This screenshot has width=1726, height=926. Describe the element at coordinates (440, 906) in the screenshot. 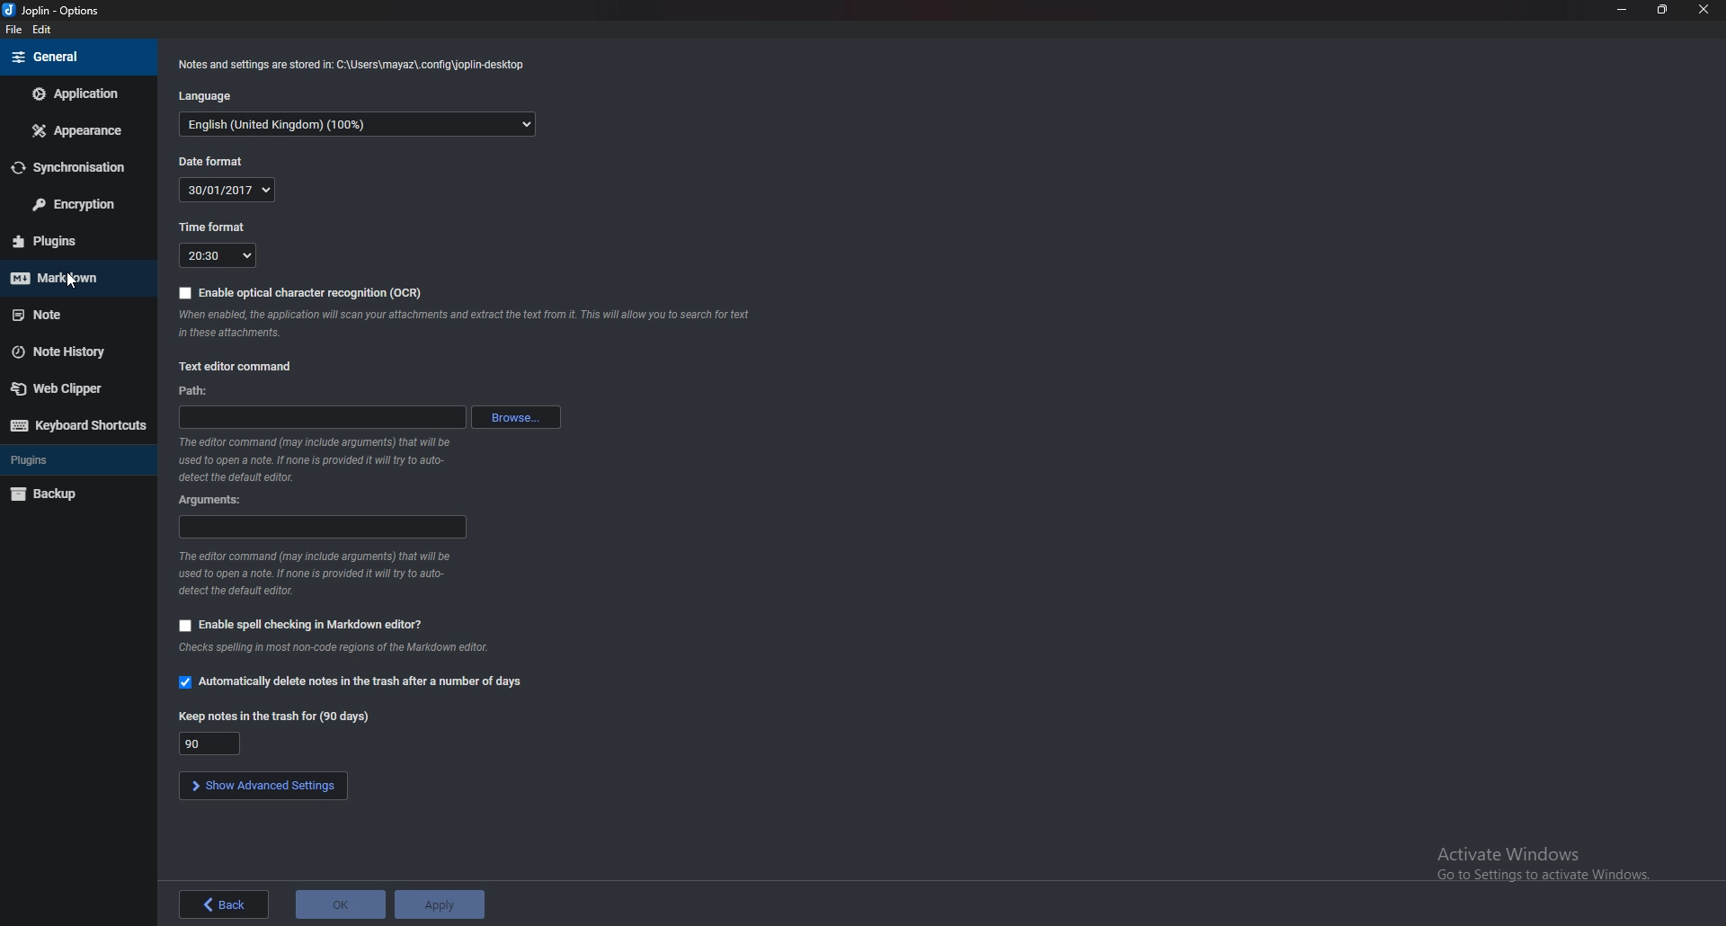

I see `Apply` at that location.